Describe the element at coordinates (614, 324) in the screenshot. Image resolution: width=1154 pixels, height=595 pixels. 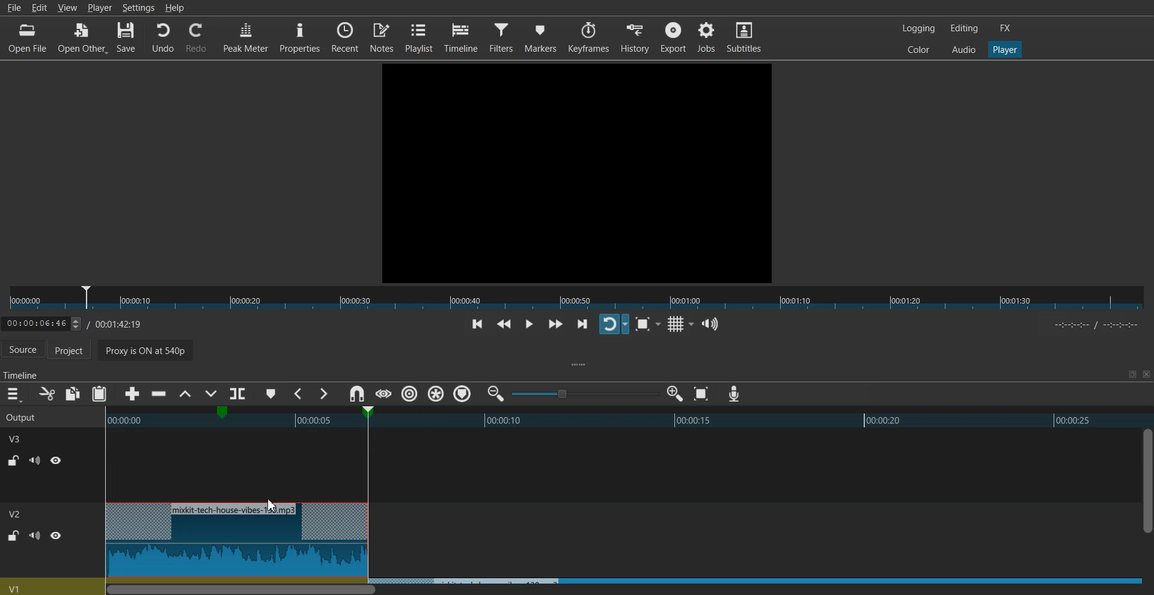
I see `Toggle player lopping` at that location.